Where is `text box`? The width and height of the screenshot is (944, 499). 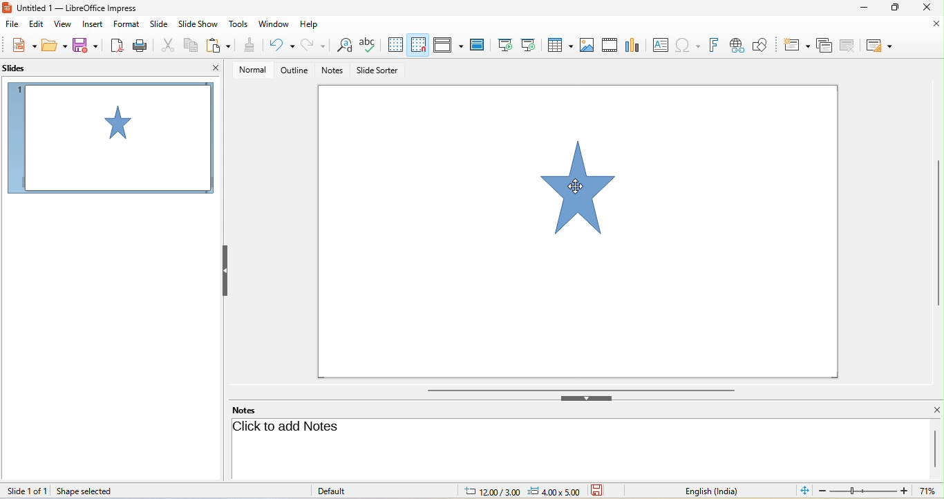 text box is located at coordinates (661, 44).